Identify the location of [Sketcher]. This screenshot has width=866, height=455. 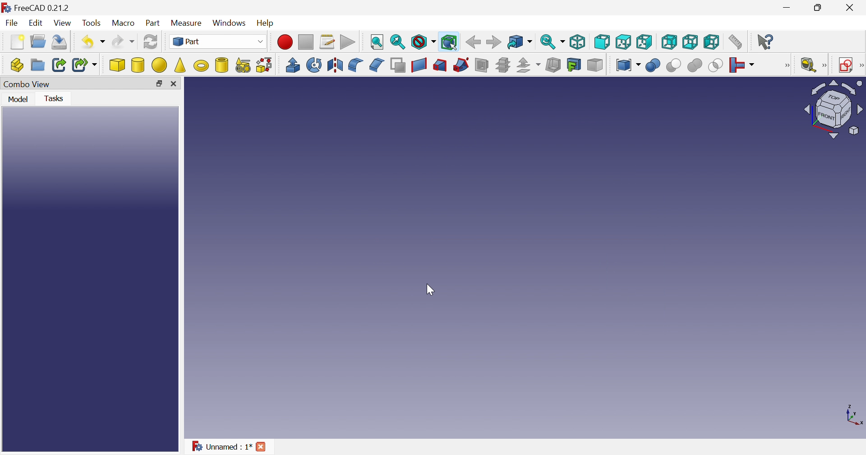
(861, 65).